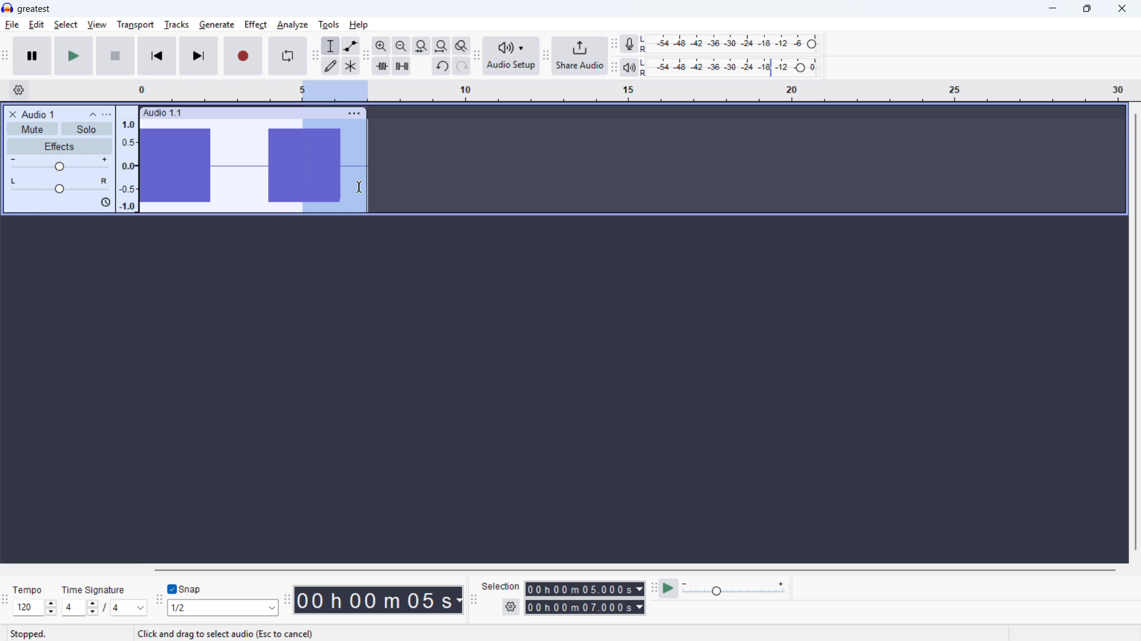  I want to click on Timeline , so click(633, 91).